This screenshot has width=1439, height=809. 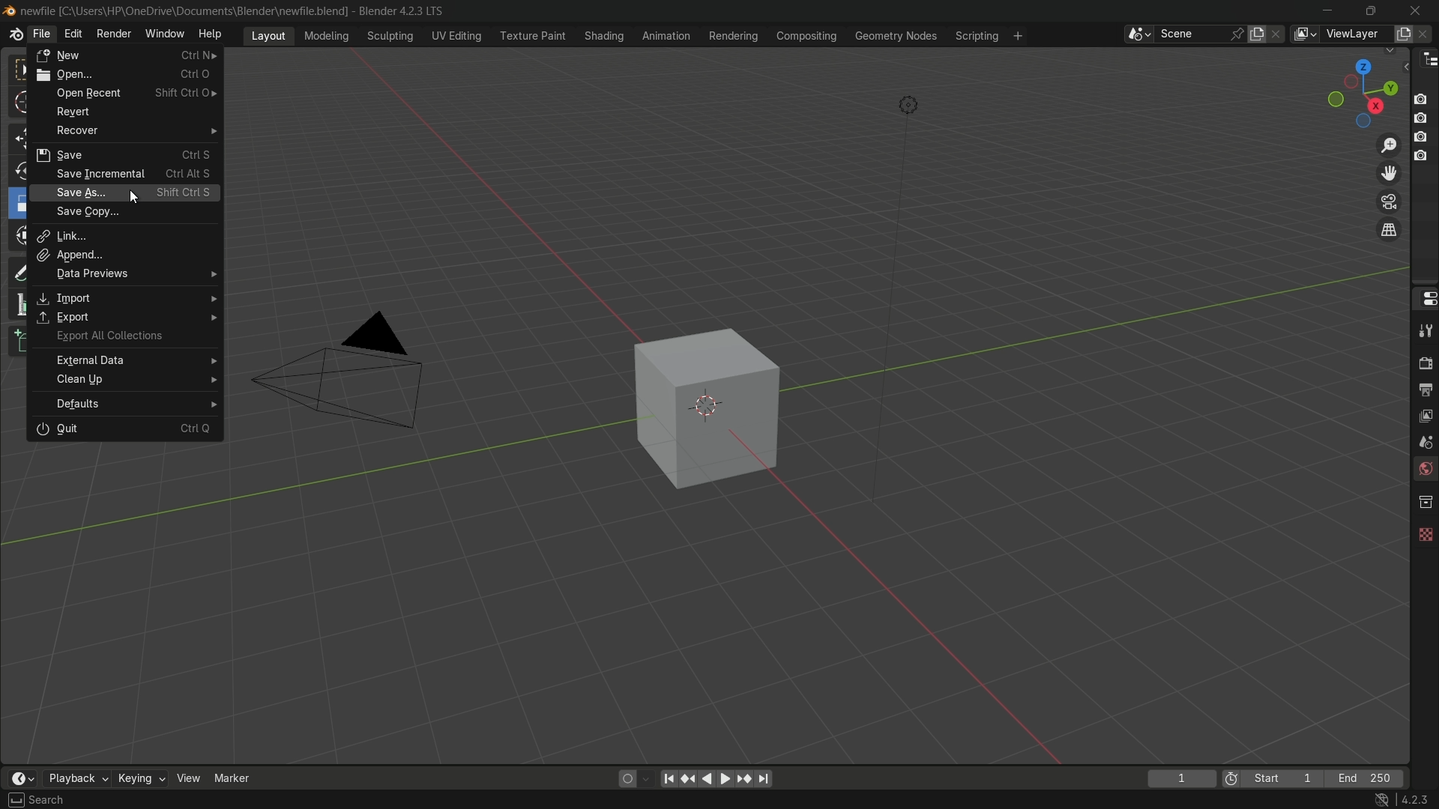 I want to click on marker, so click(x=244, y=777).